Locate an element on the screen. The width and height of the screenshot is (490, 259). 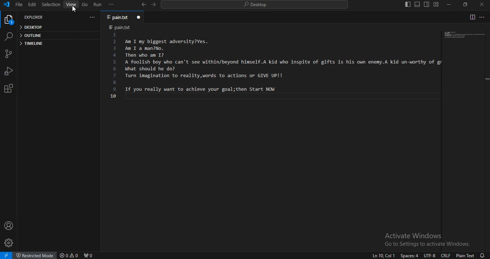
go back is located at coordinates (144, 4).